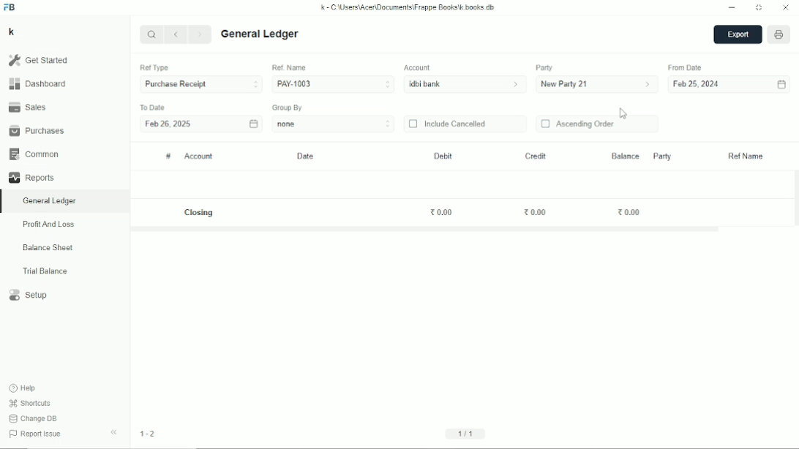  Describe the element at coordinates (536, 213) in the screenshot. I see `0.00` at that location.